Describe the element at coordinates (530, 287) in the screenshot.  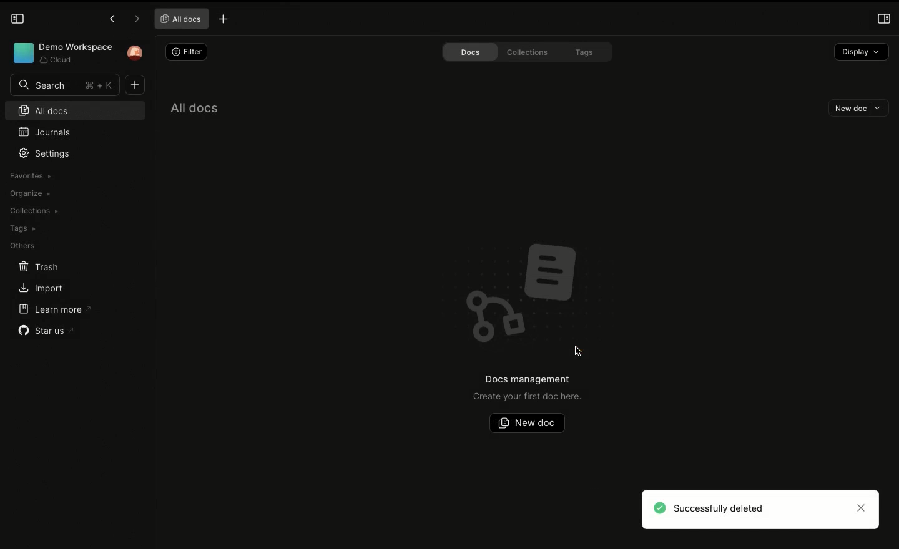
I see `Emblem` at that location.